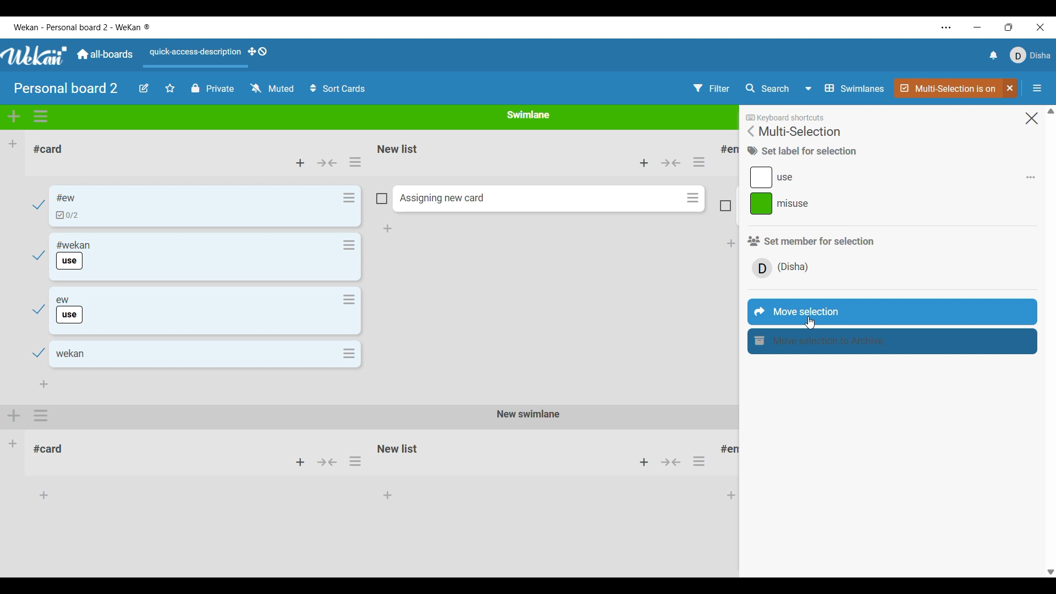  Describe the element at coordinates (1041, 27) in the screenshot. I see `Close interface` at that location.